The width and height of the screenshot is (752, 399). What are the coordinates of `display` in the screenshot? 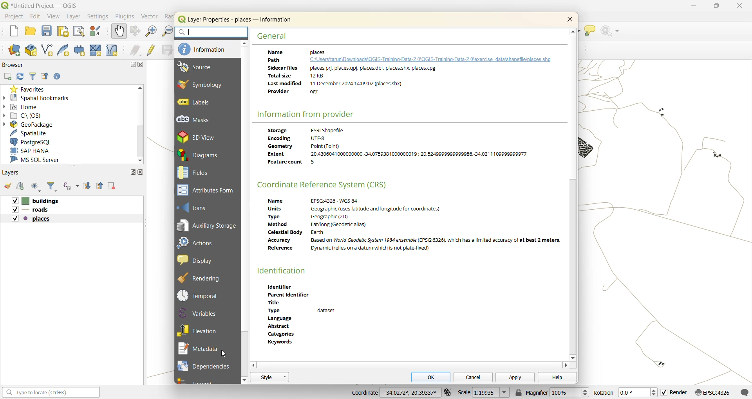 It's located at (195, 260).